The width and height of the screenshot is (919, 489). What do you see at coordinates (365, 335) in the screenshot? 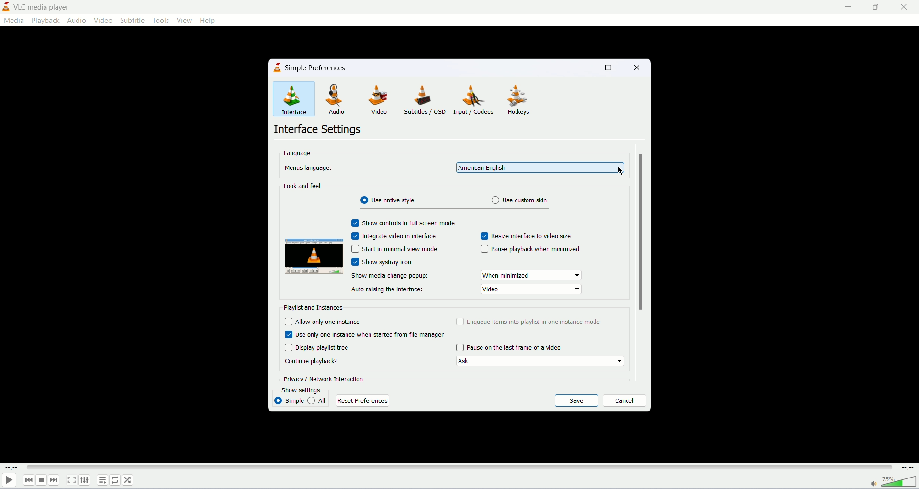
I see `use only one instance When started from file manager` at bounding box center [365, 335].